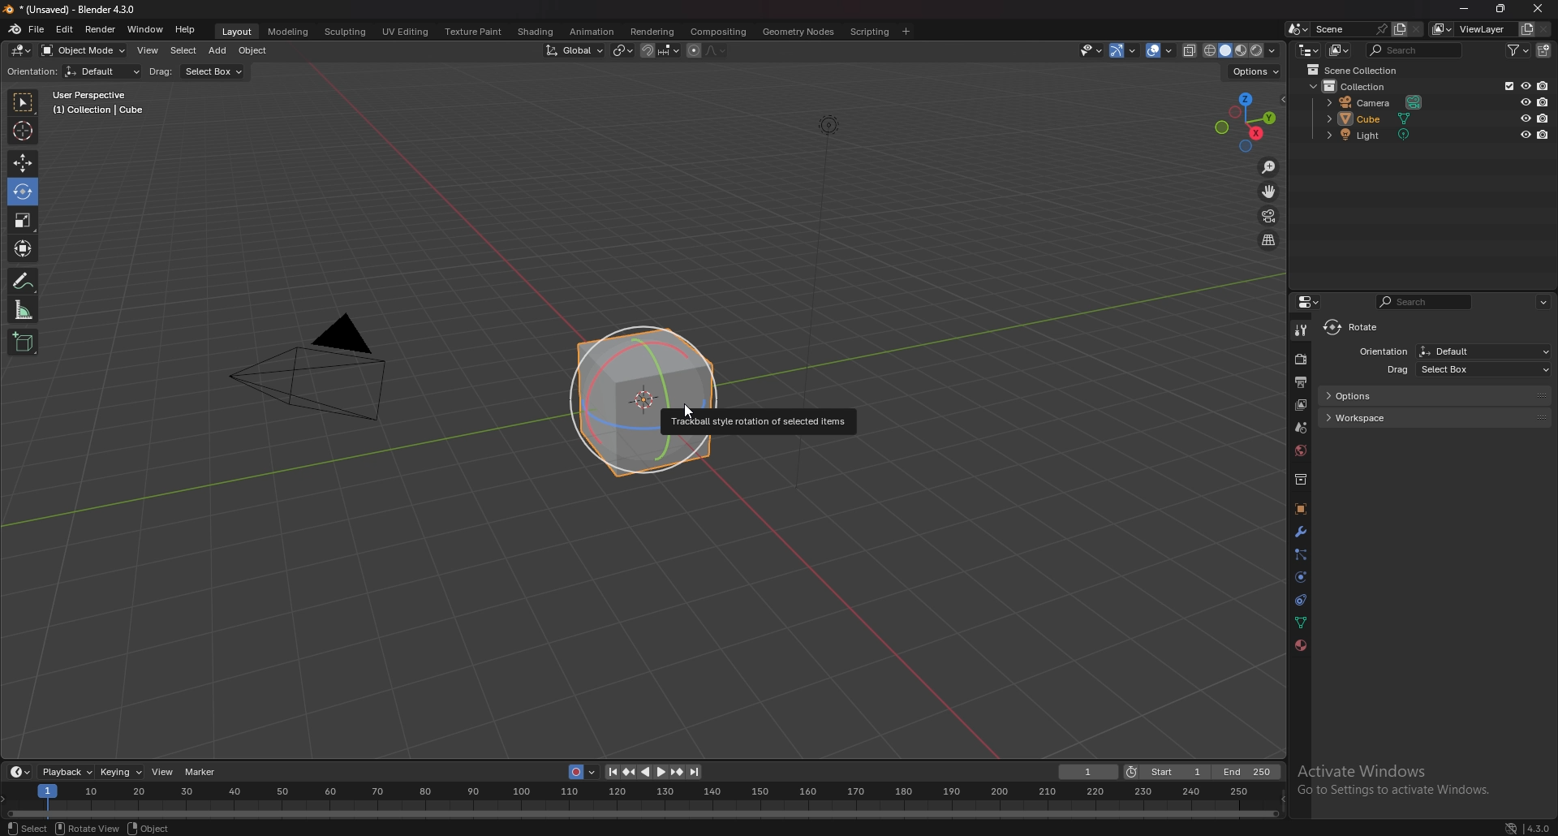 The image size is (1558, 836). What do you see at coordinates (68, 771) in the screenshot?
I see `playback` at bounding box center [68, 771].